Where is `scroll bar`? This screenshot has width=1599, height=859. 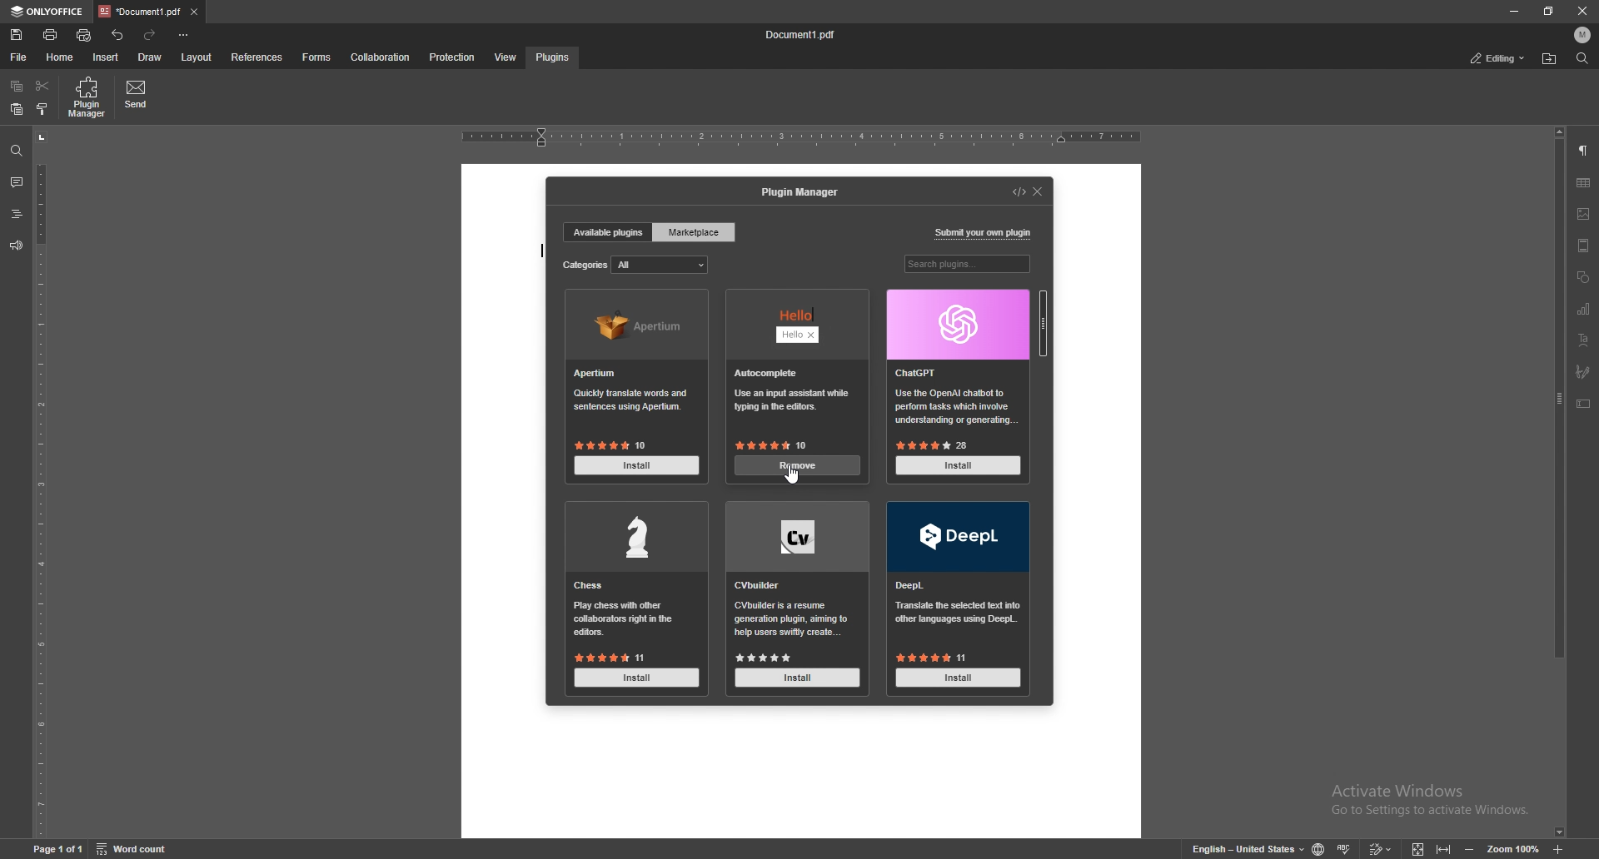
scroll bar is located at coordinates (1557, 481).